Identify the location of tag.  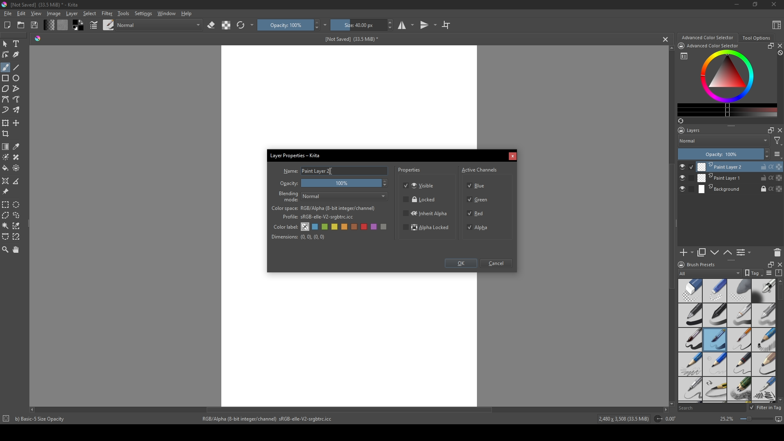
(753, 273).